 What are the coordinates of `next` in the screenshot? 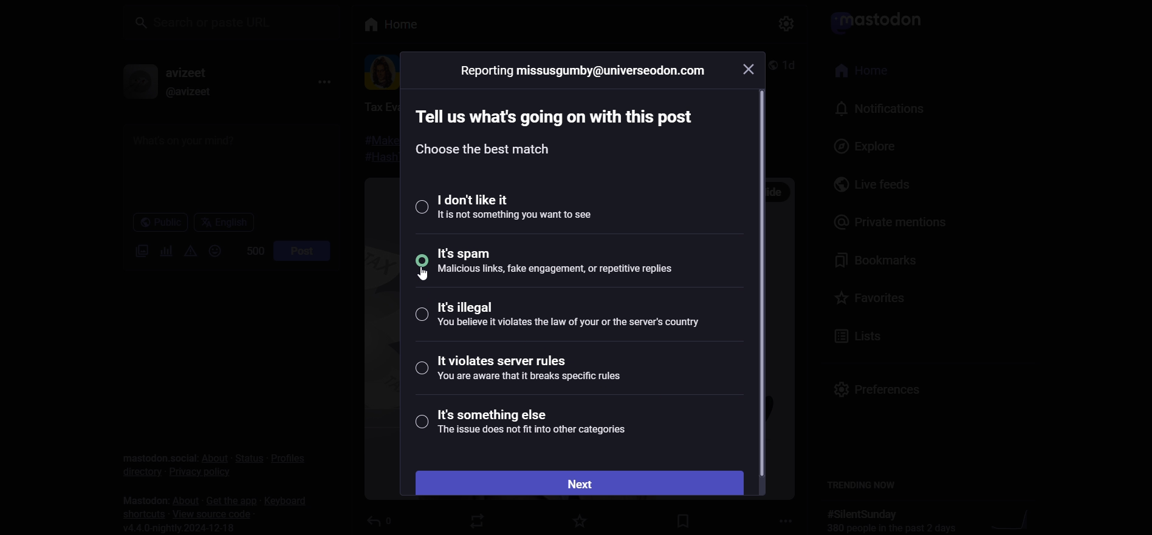 It's located at (580, 482).